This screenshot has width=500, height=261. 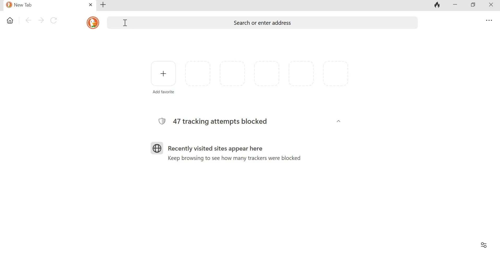 I want to click on Search or enter address, so click(x=262, y=23).